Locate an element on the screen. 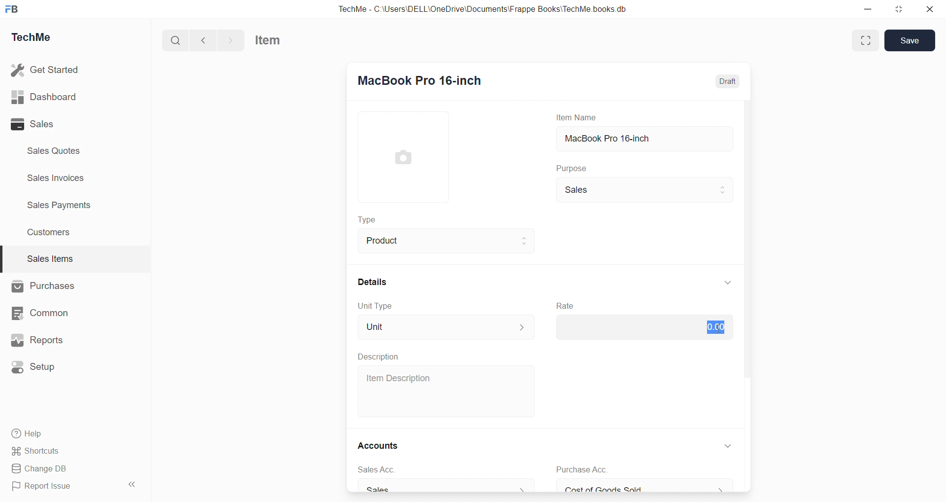  Cost of Goods Sold is located at coordinates (646, 486).